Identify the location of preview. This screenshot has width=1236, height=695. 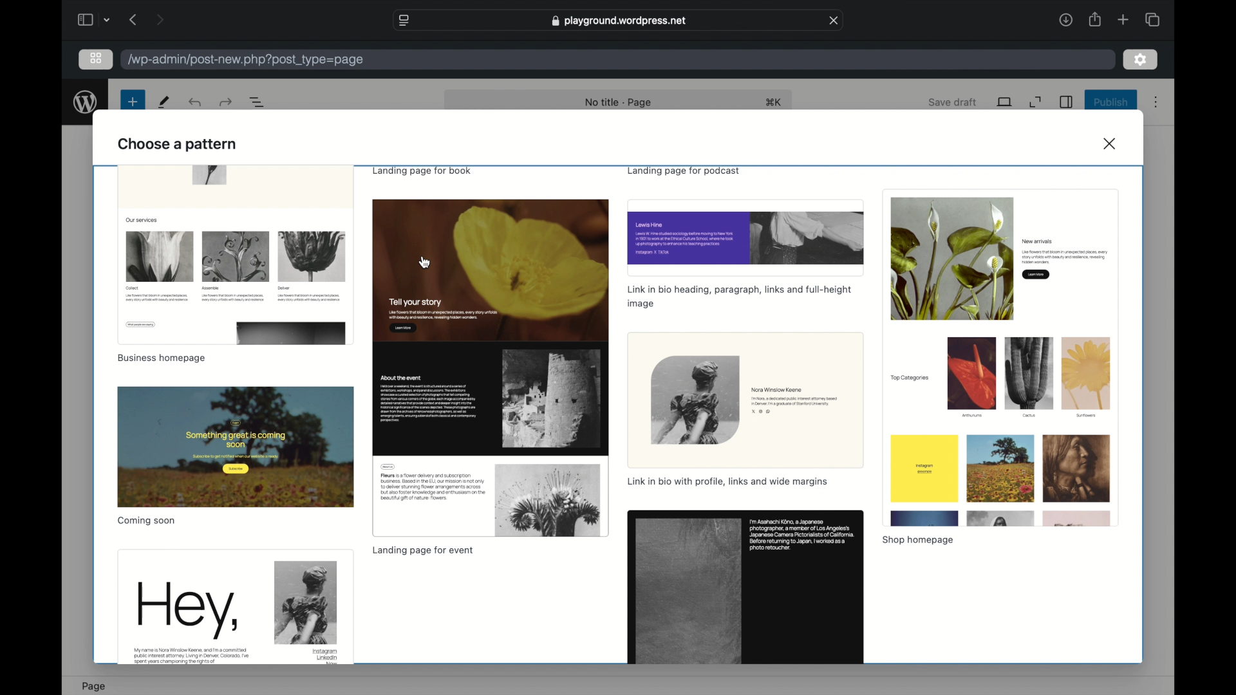
(746, 588).